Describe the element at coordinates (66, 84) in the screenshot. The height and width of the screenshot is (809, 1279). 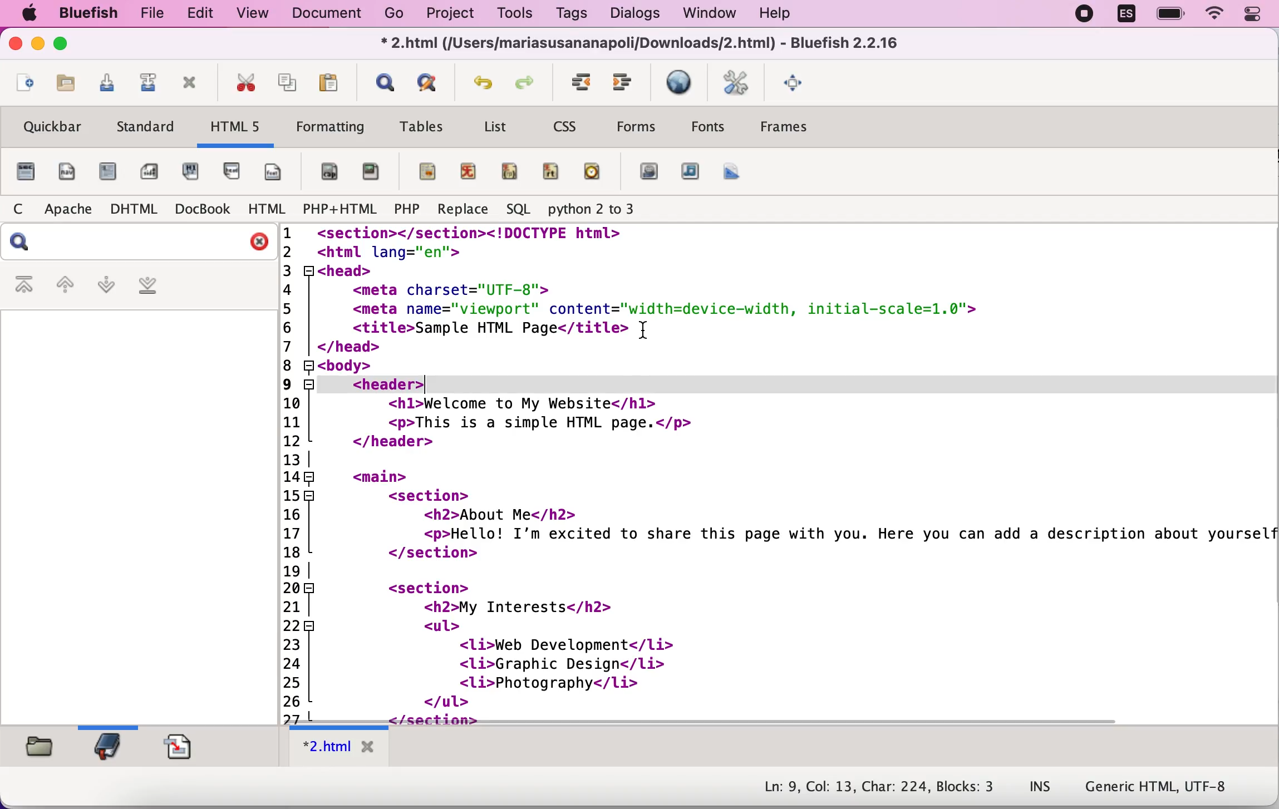
I see `open file` at that location.